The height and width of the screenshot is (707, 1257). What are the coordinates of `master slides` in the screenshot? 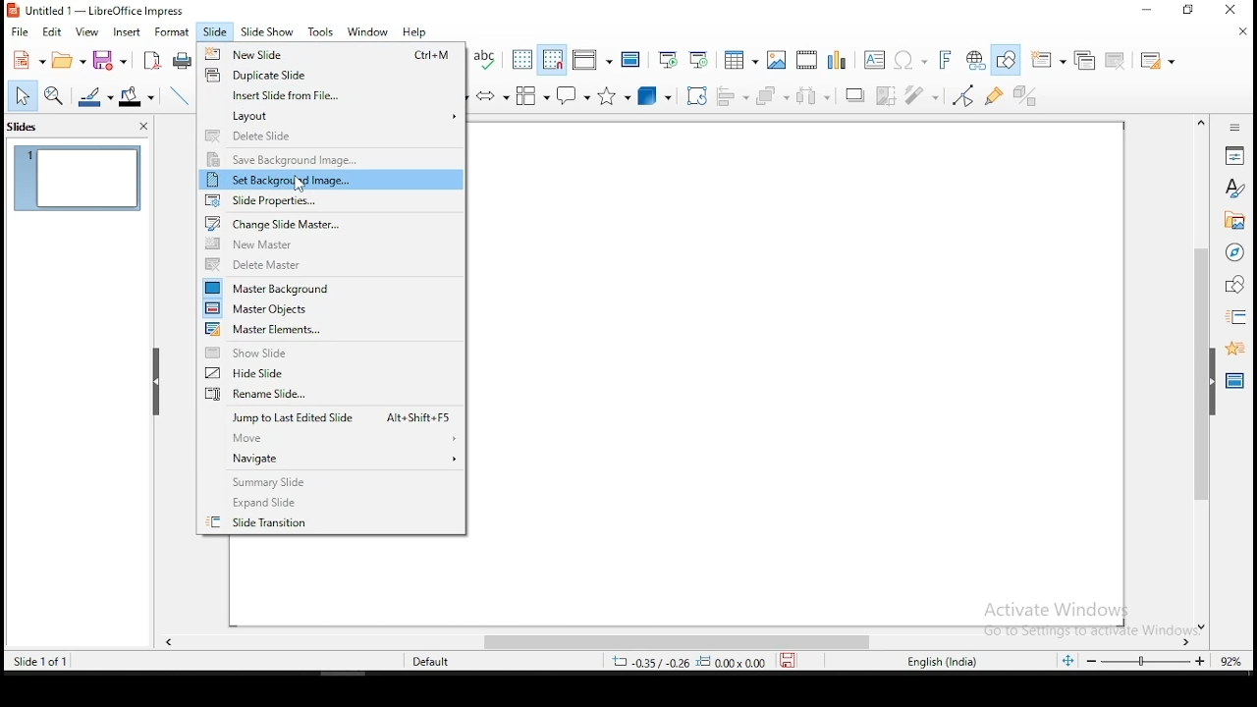 It's located at (1234, 381).